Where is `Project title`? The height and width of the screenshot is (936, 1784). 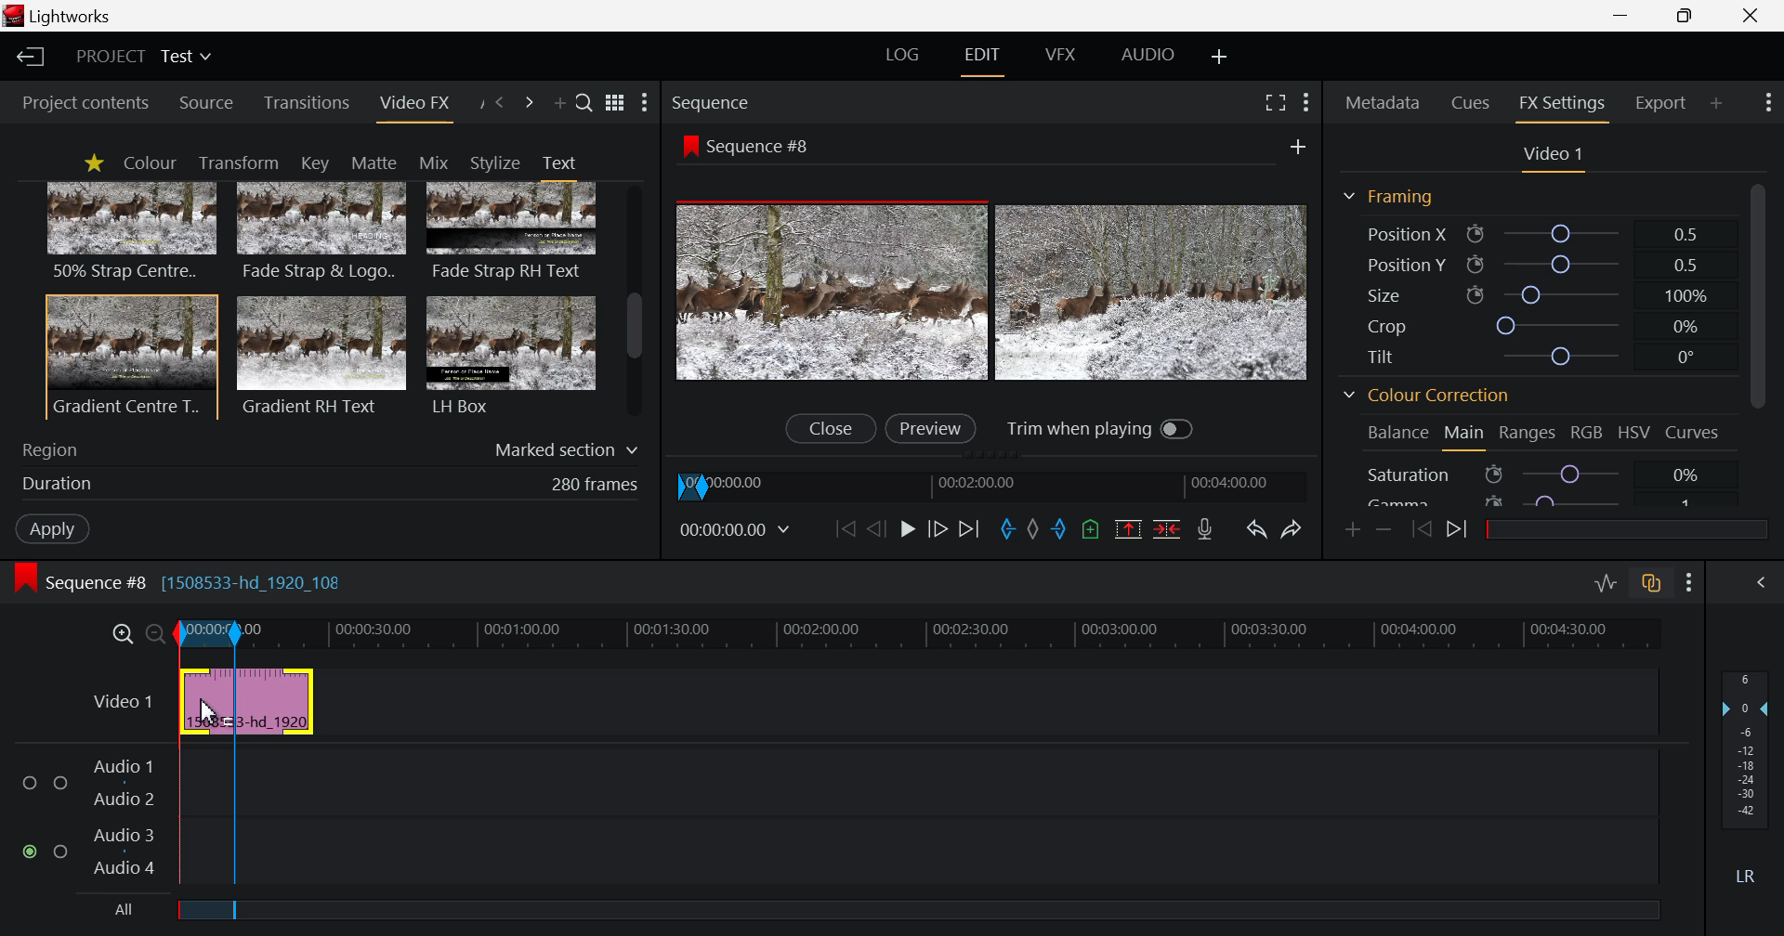 Project title is located at coordinates (147, 57).